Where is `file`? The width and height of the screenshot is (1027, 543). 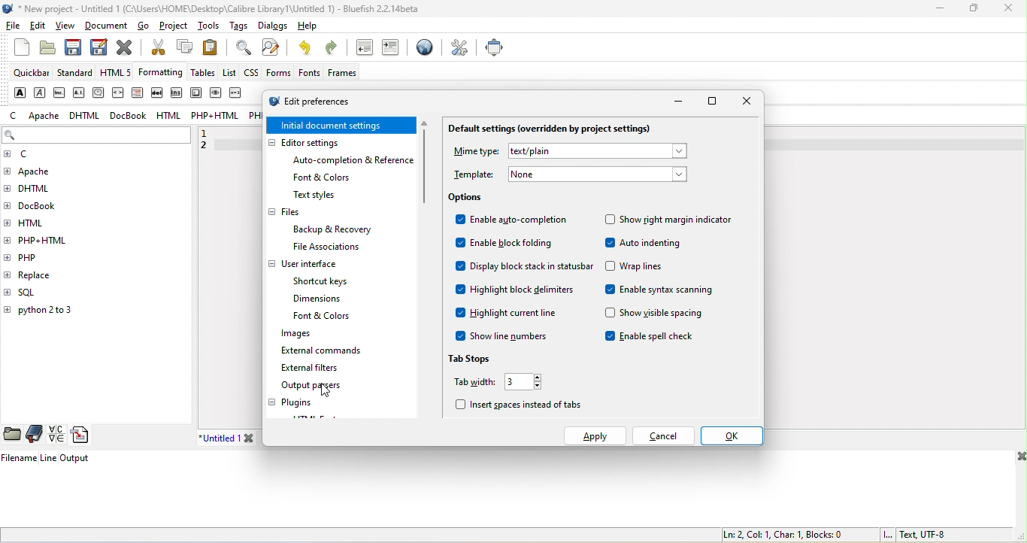 file is located at coordinates (14, 29).